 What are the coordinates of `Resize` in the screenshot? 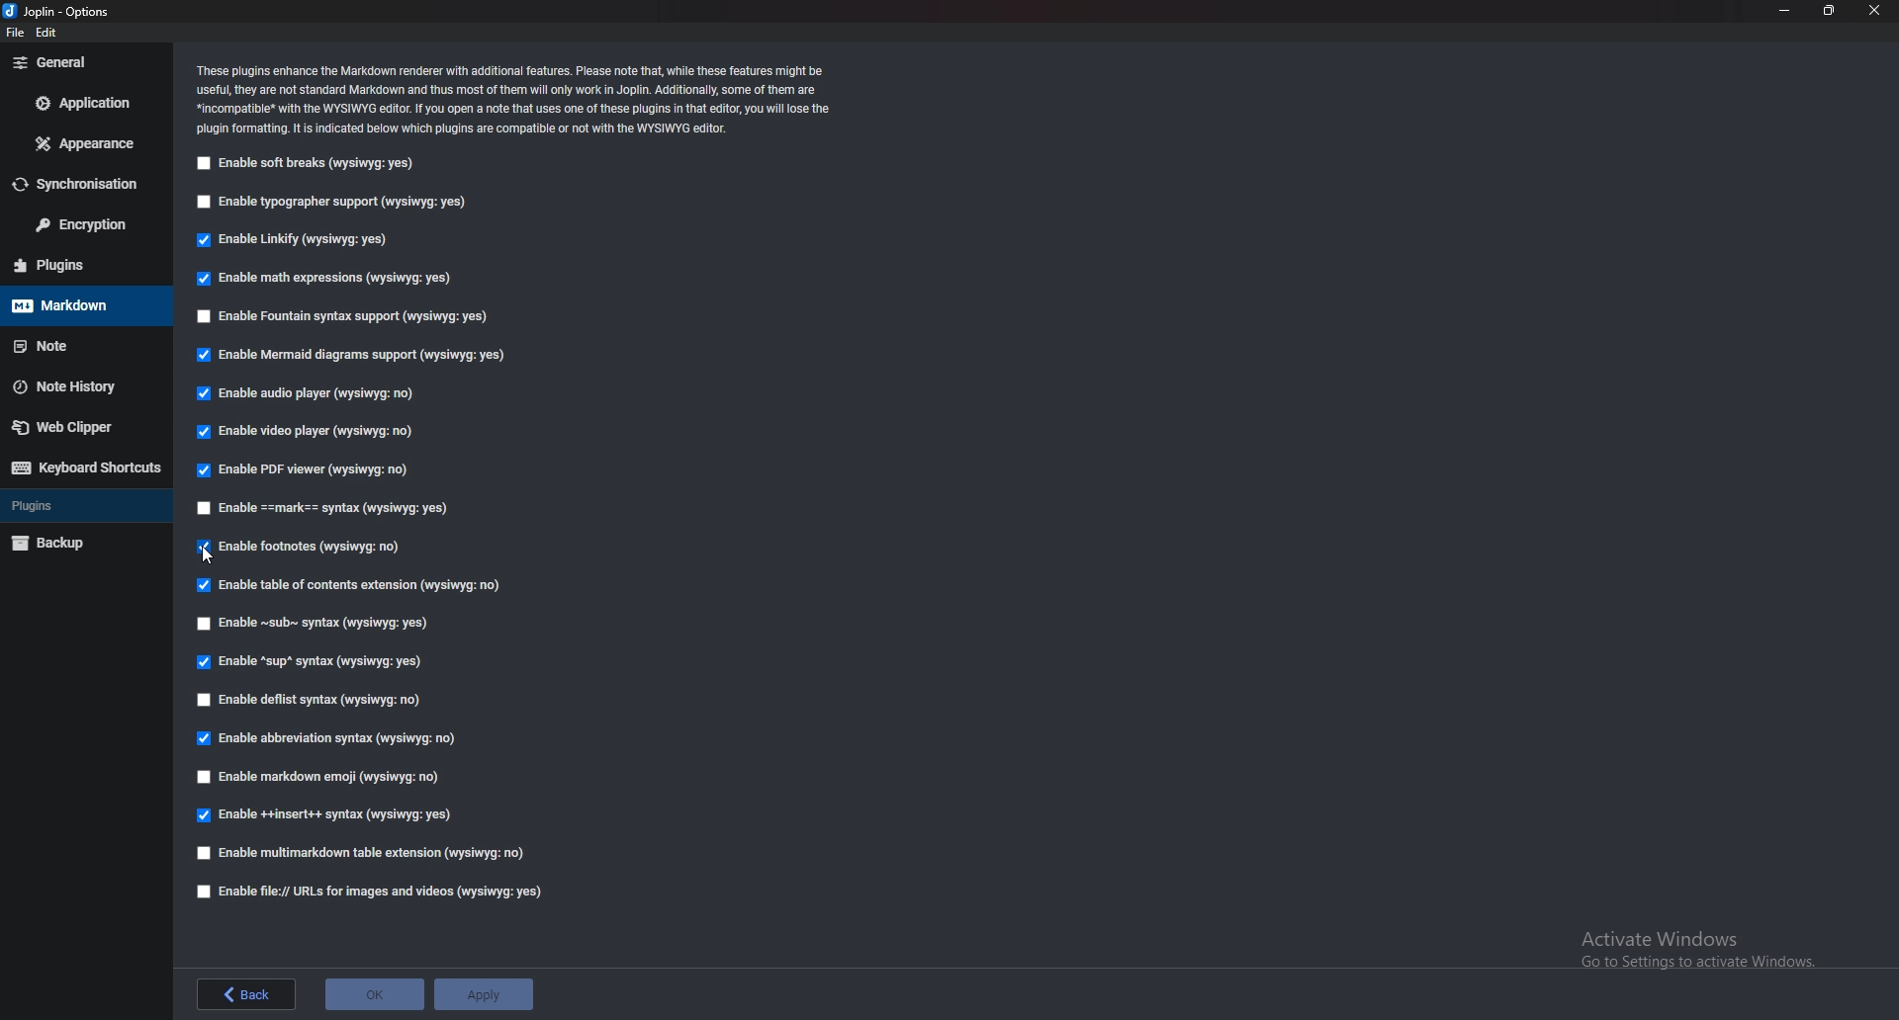 It's located at (1828, 10).